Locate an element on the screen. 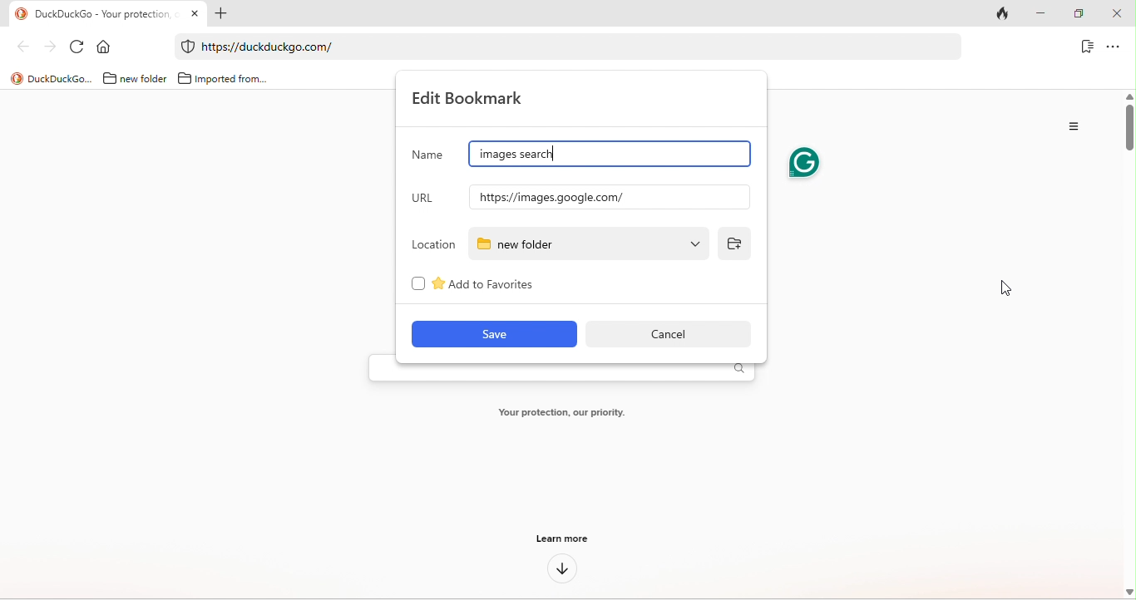 Image resolution: width=1136 pixels, height=600 pixels. add folder is located at coordinates (733, 241).